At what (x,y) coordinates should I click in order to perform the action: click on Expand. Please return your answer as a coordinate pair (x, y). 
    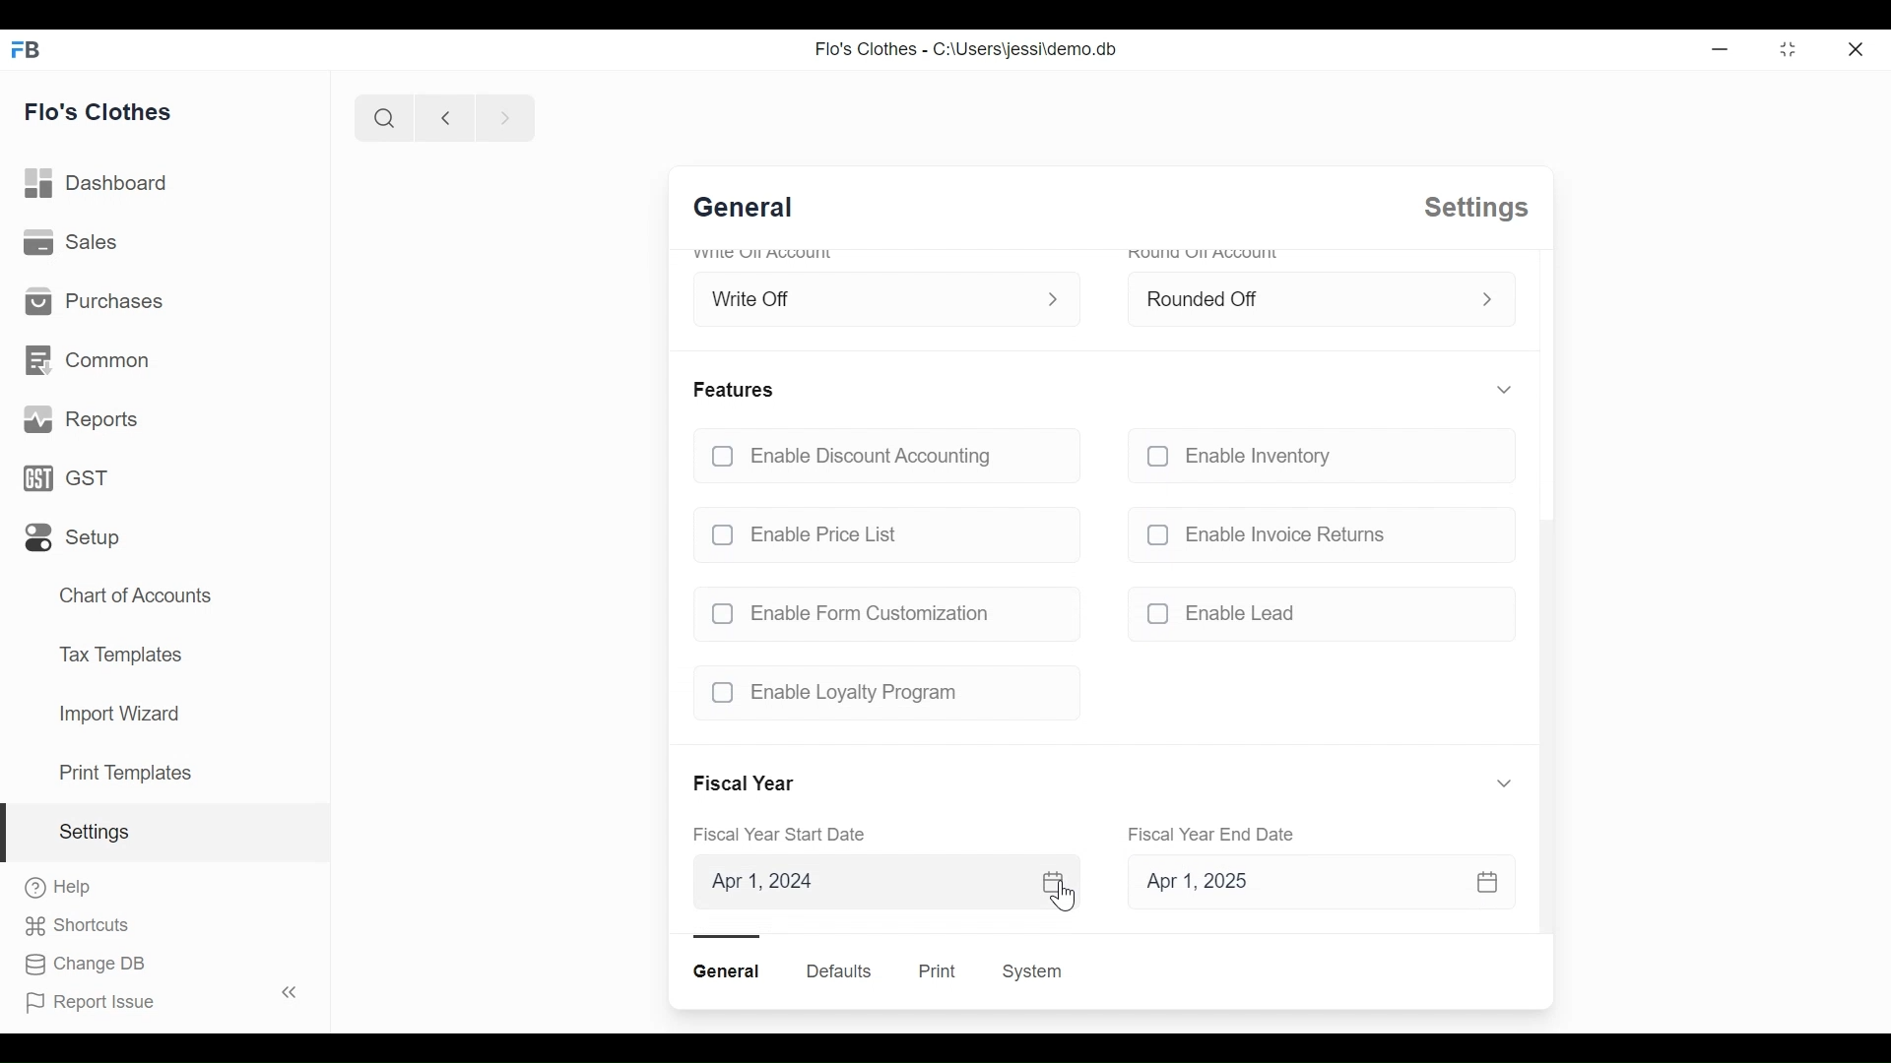
    Looking at the image, I should click on (1502, 390).